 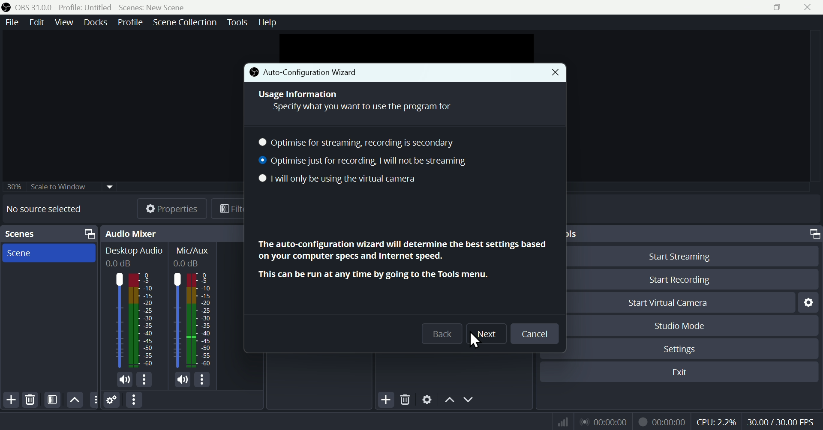 I want to click on minimise, so click(x=745, y=7).